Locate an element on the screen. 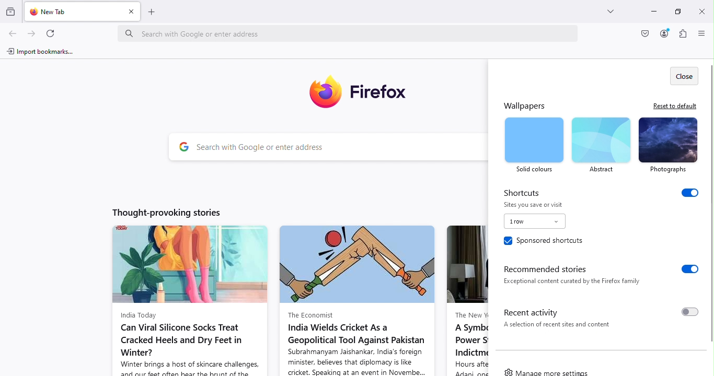  Wallpapers is located at coordinates (523, 105).